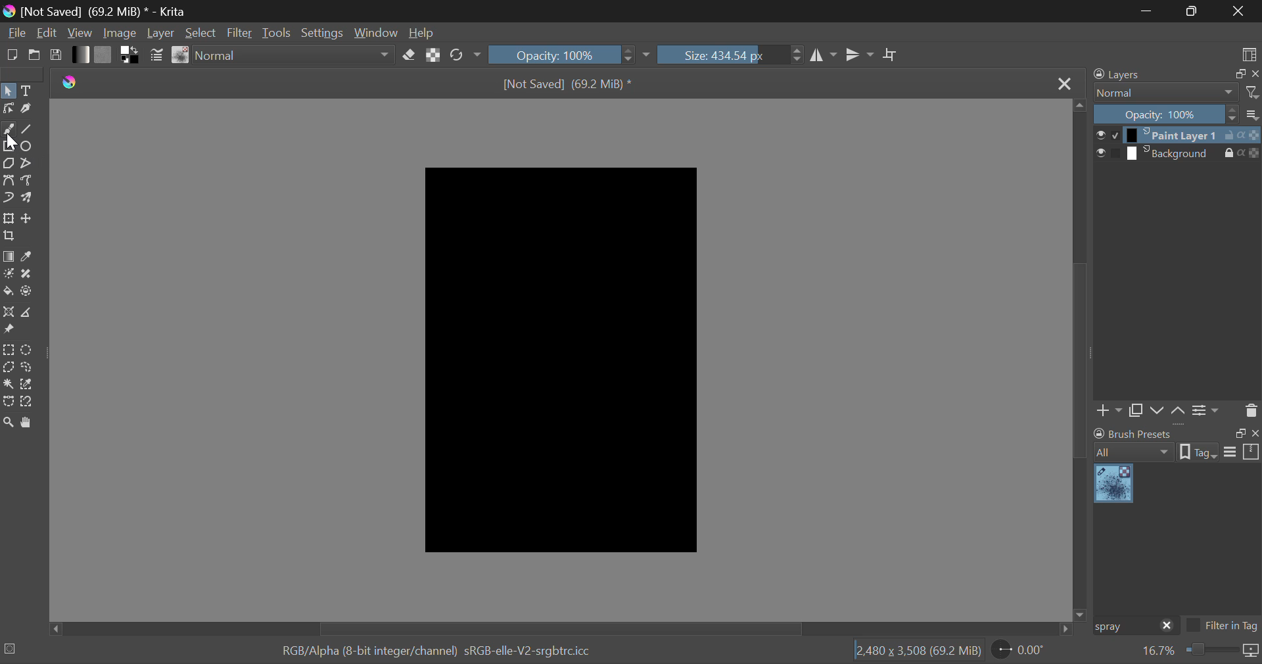 The height and width of the screenshot is (664, 1262). Describe the element at coordinates (568, 85) in the screenshot. I see `[Not Saved] (69.2 MiB) *` at that location.